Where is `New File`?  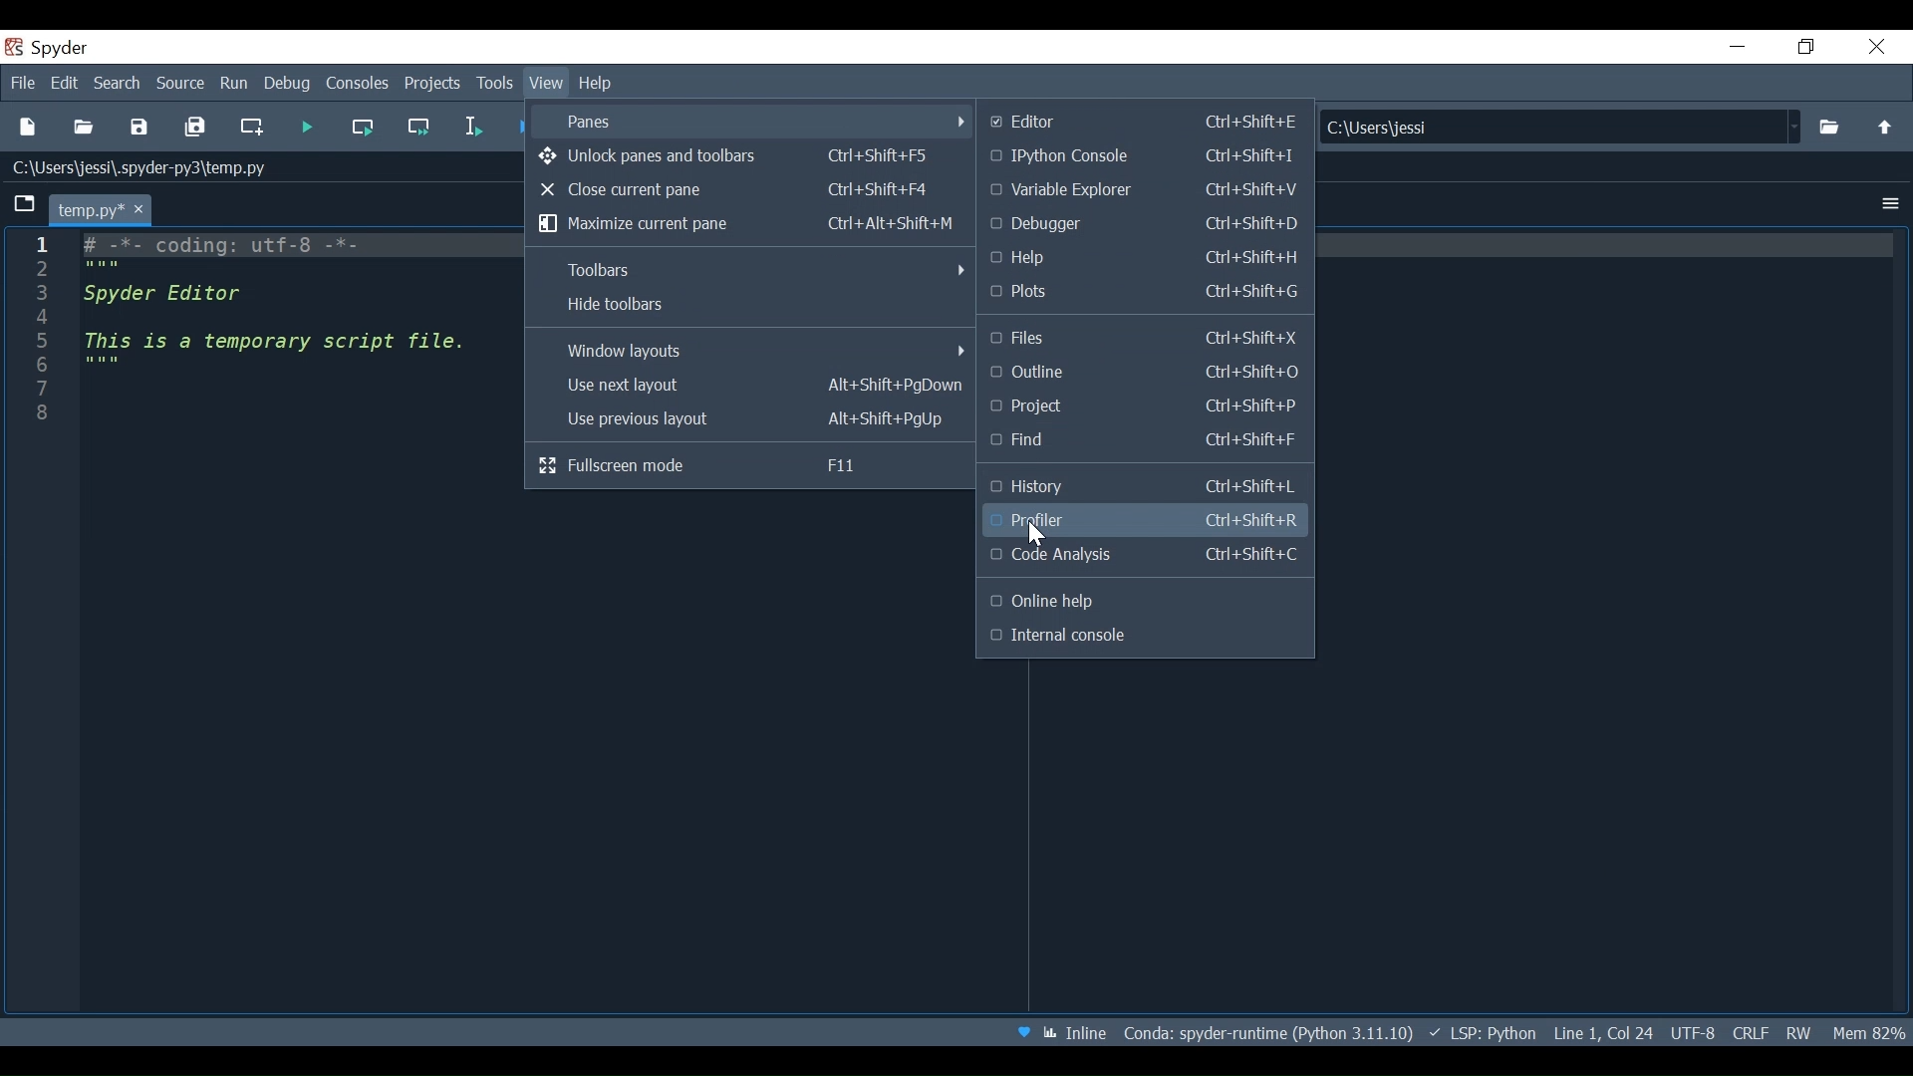
New File is located at coordinates (28, 128).